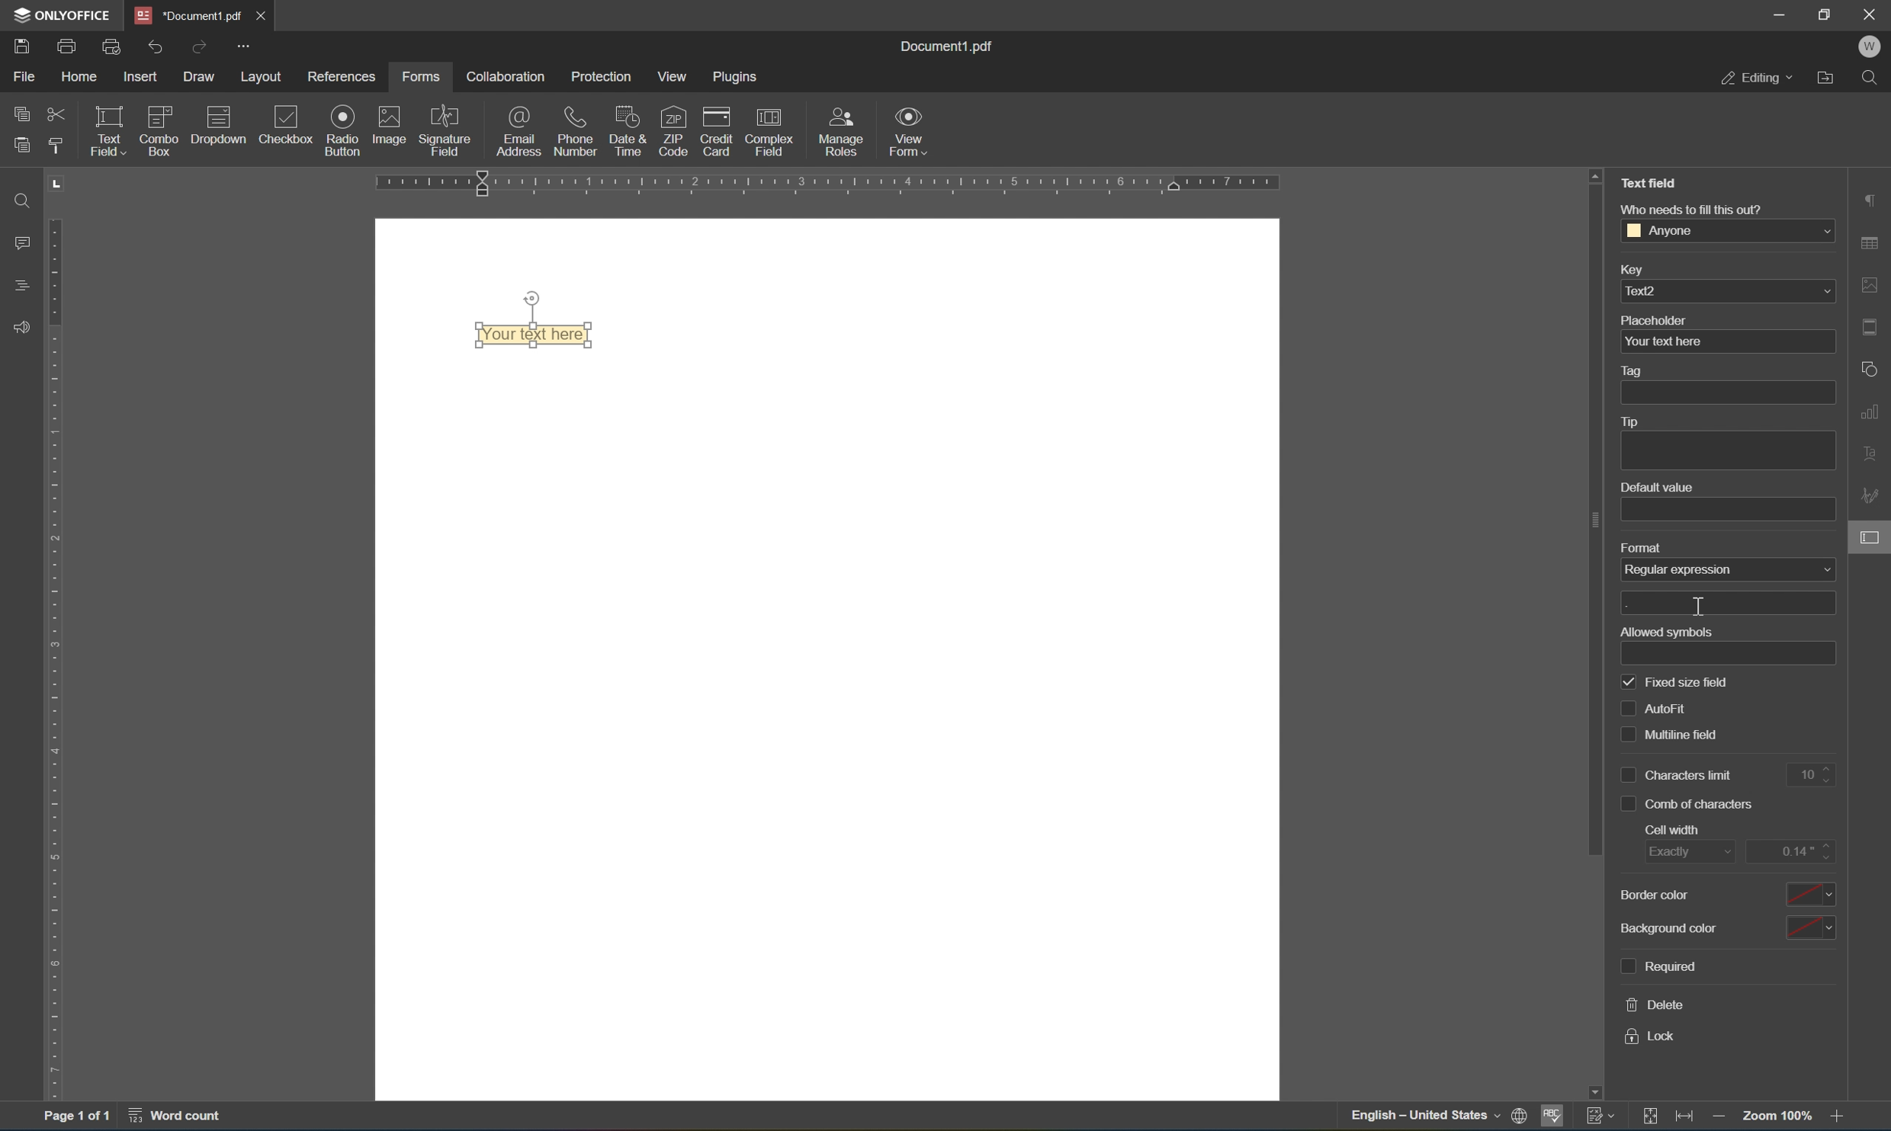  I want to click on image settings, so click(1869, 281).